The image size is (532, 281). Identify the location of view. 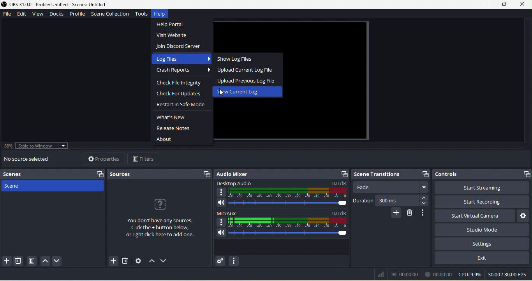
(39, 14).